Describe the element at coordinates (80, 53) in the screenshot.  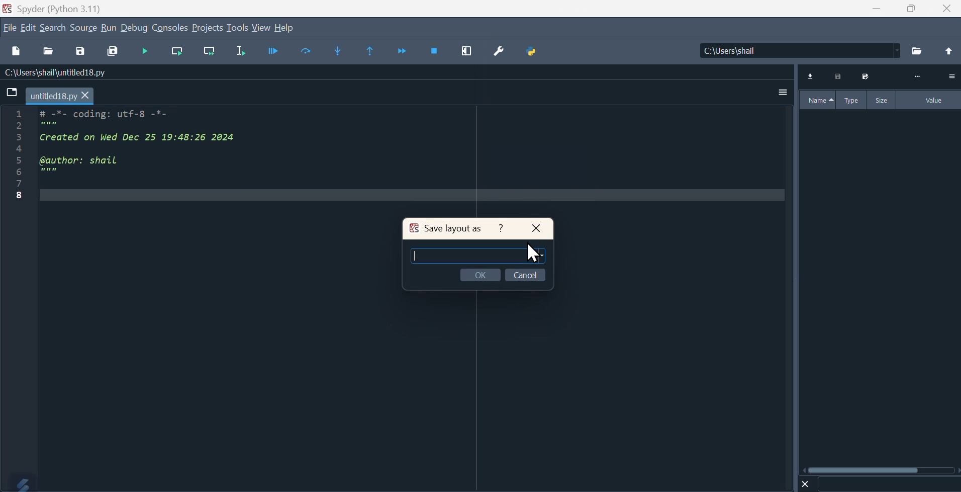
I see `save` at that location.